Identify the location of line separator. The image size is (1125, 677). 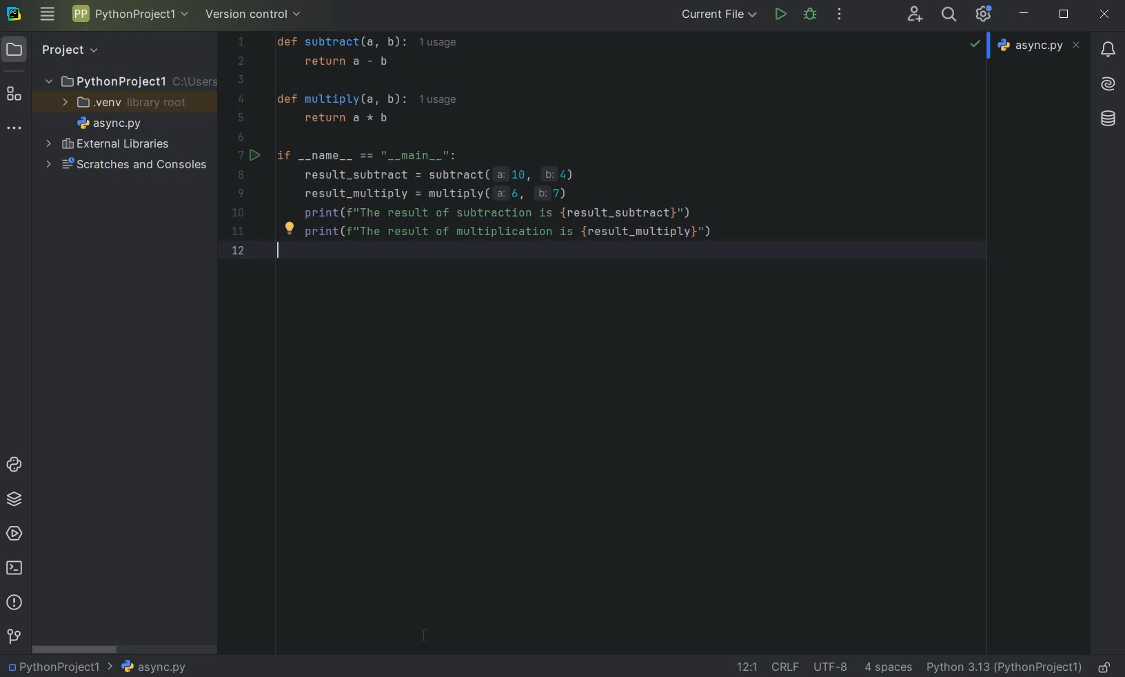
(784, 667).